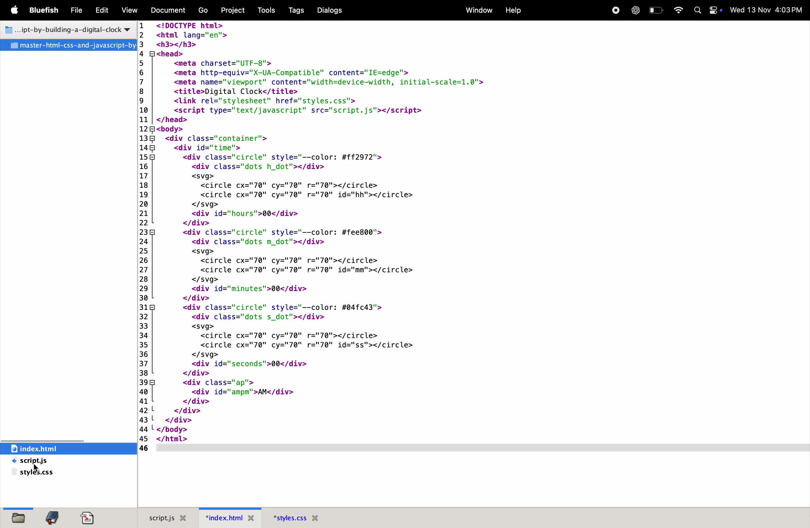 This screenshot has height=528, width=810. Describe the element at coordinates (614, 10) in the screenshot. I see `record` at that location.